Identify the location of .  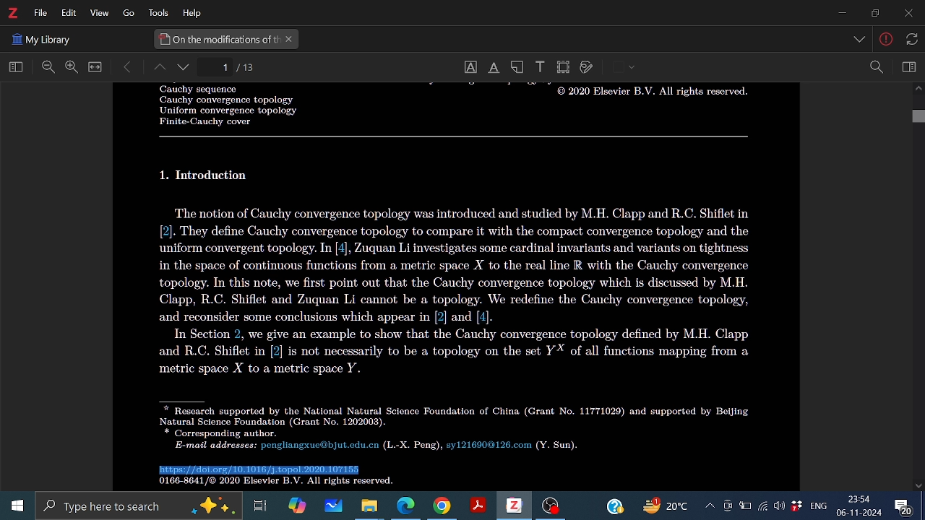
(452, 425).